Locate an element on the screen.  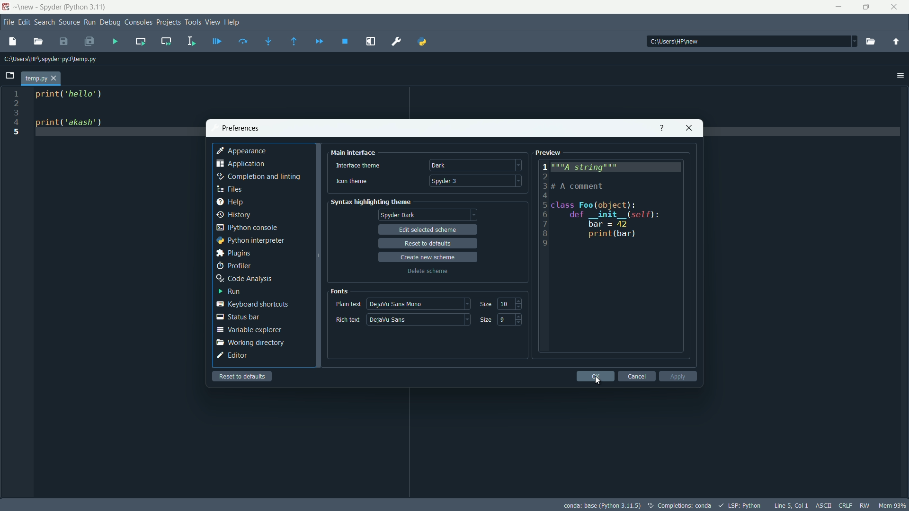
run current function is located at coordinates (141, 41).